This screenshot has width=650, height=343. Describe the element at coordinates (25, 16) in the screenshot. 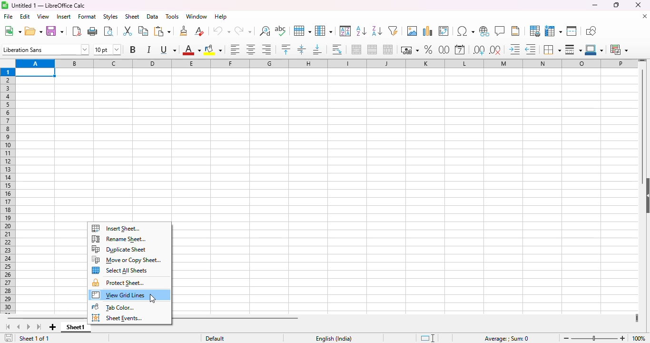

I see `edit` at that location.